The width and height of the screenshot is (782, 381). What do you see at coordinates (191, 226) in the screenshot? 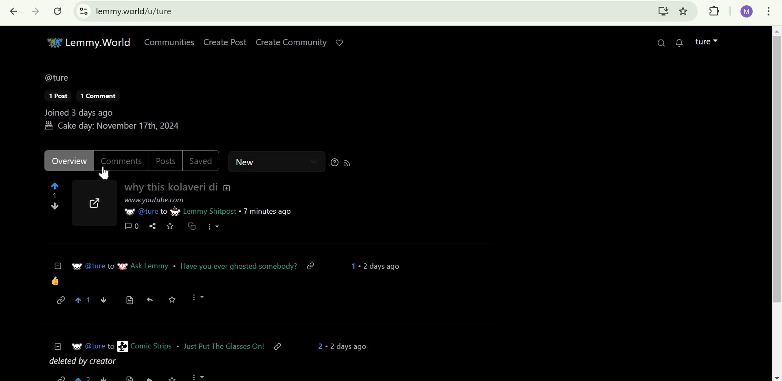
I see `cross-post` at bounding box center [191, 226].